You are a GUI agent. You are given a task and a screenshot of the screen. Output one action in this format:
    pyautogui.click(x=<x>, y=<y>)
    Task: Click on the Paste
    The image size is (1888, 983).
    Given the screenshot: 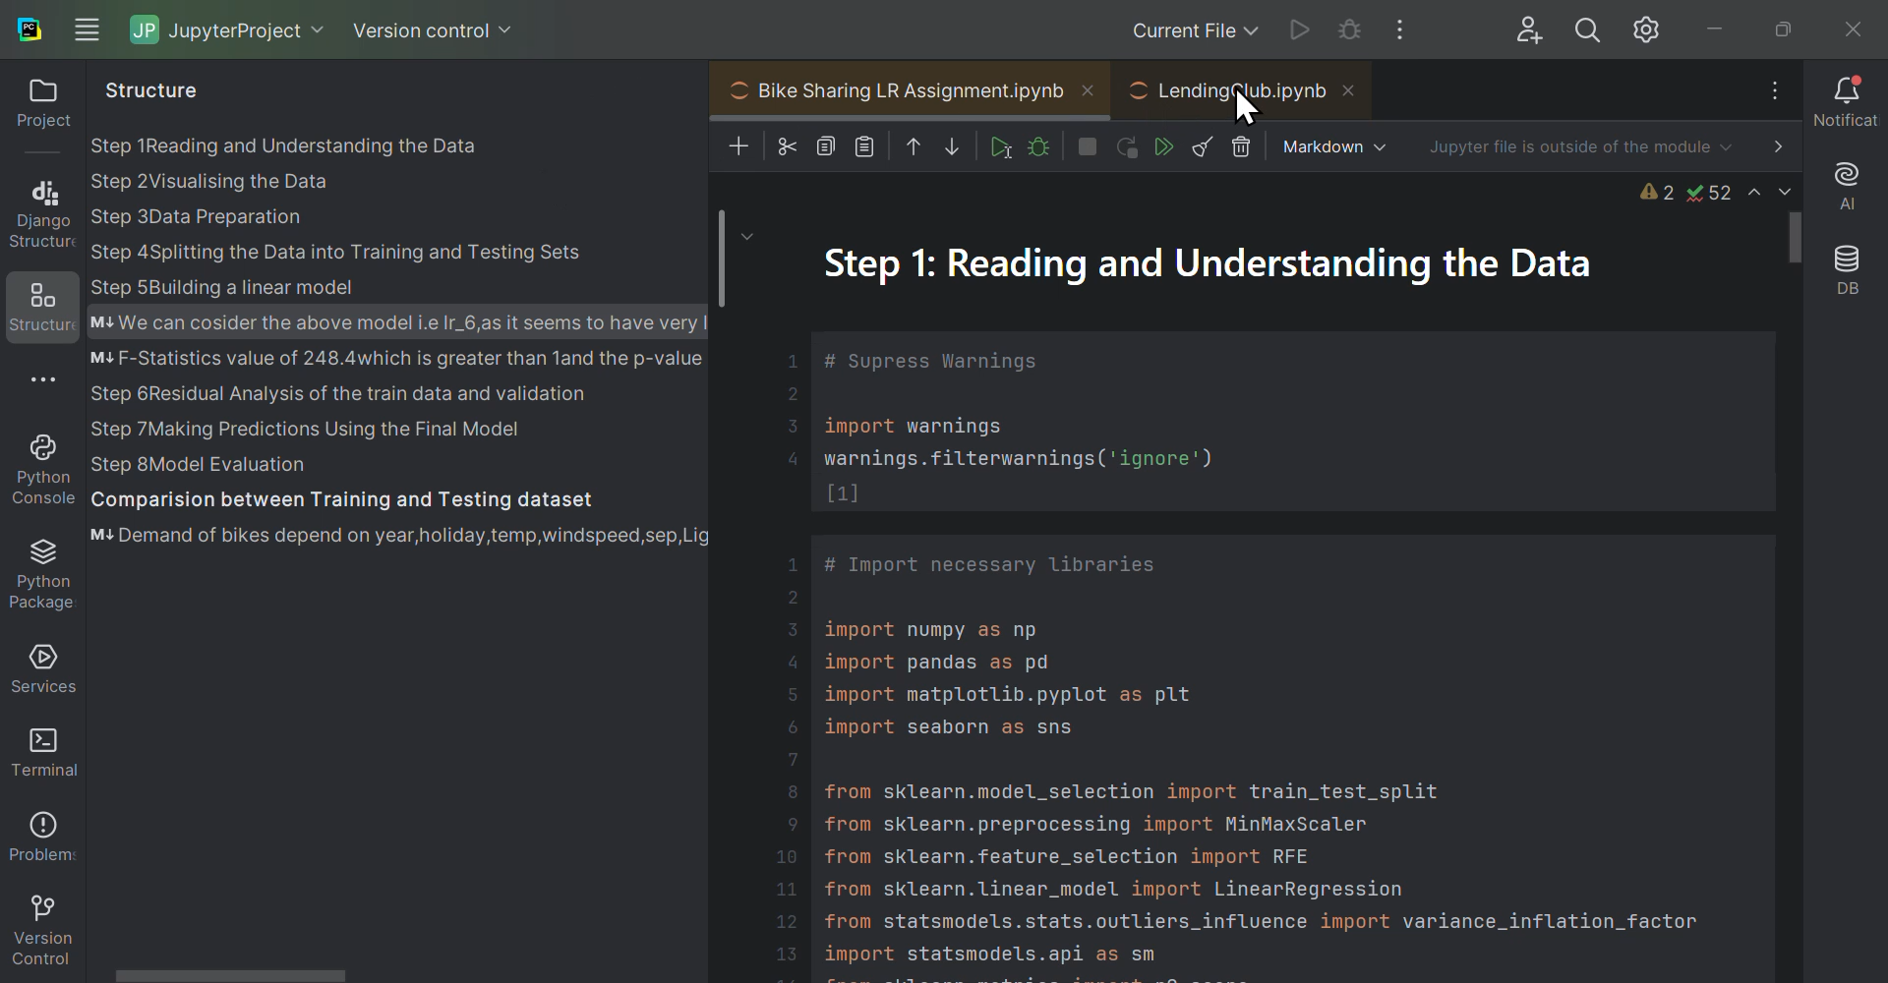 What is the action you would take?
    pyautogui.click(x=868, y=149)
    